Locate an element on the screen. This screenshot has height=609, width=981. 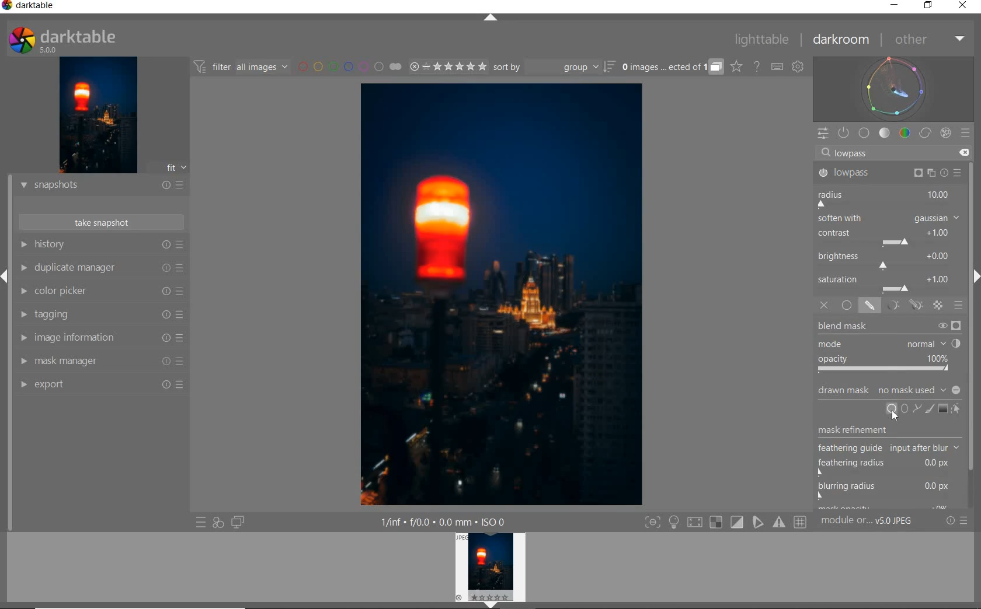
IMAGE PREVIEW is located at coordinates (492, 570).